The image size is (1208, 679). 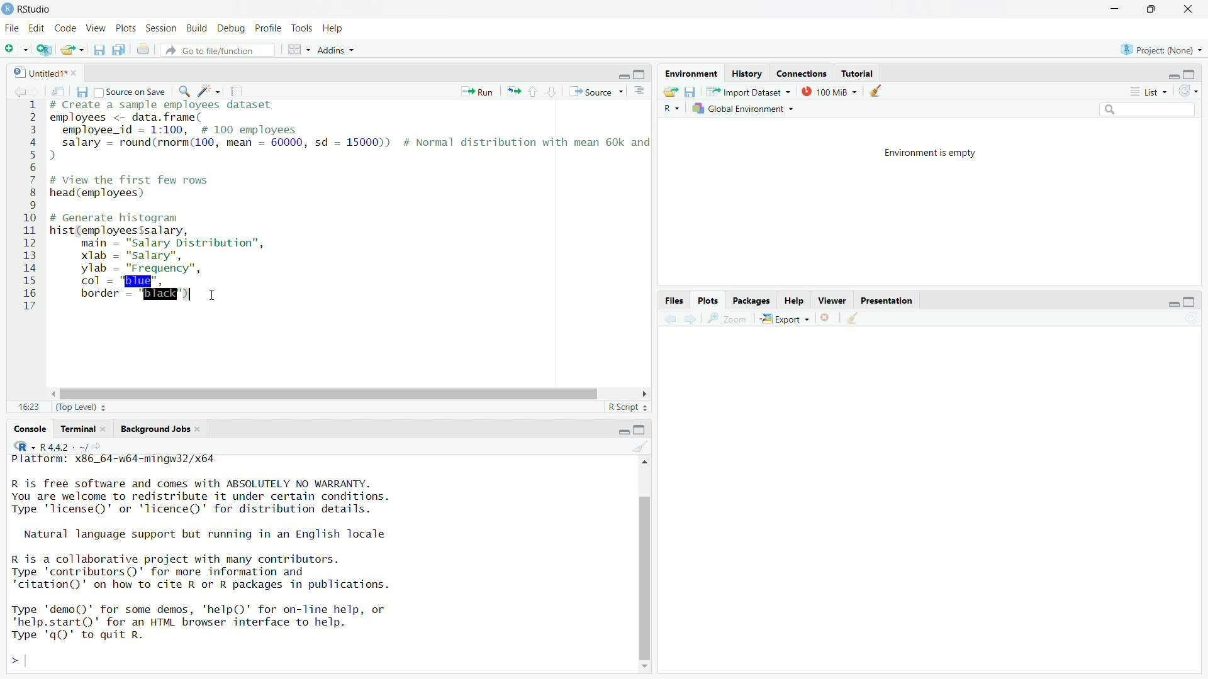 What do you see at coordinates (221, 50) in the screenshot?
I see `Go to file/function` at bounding box center [221, 50].